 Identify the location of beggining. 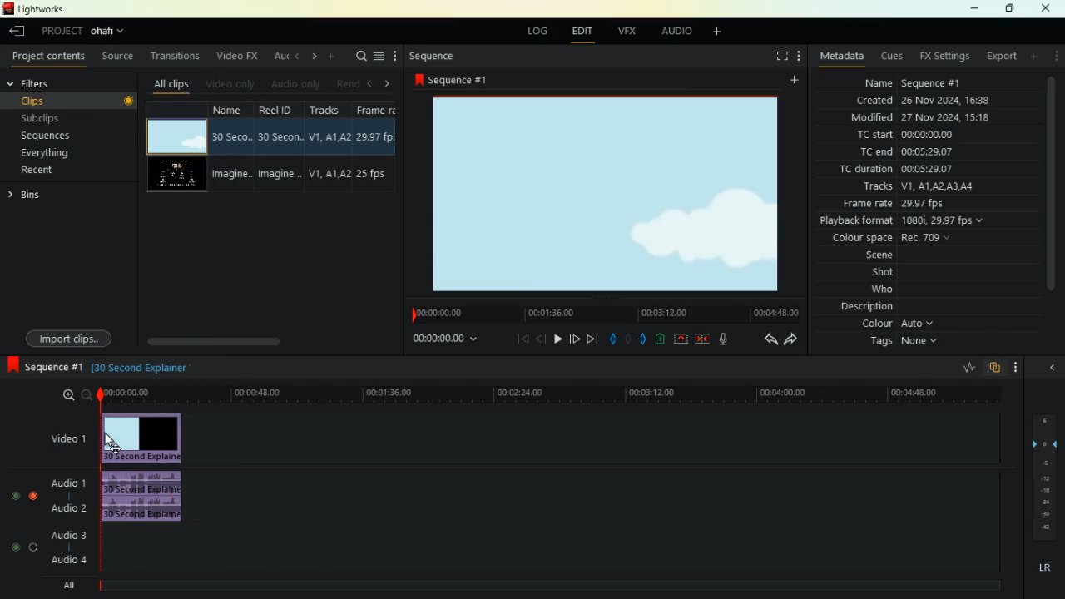
(516, 339).